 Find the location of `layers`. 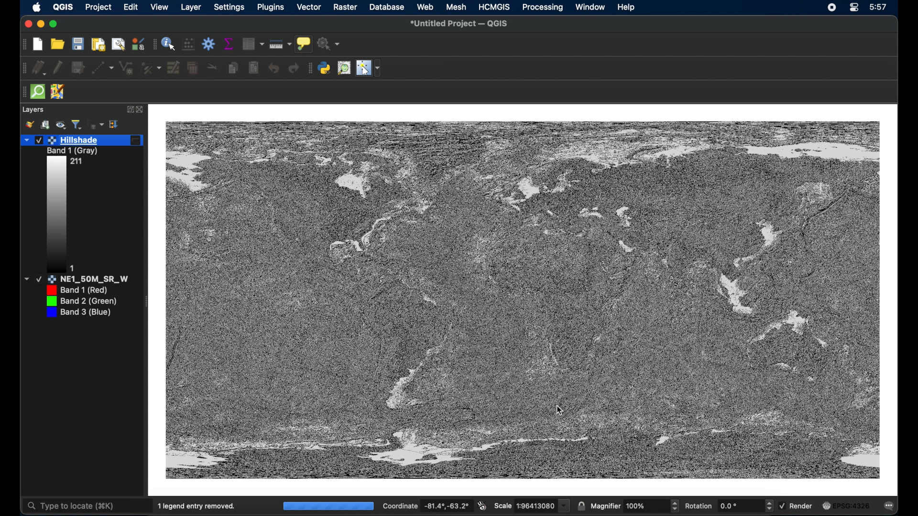

layers is located at coordinates (33, 110).